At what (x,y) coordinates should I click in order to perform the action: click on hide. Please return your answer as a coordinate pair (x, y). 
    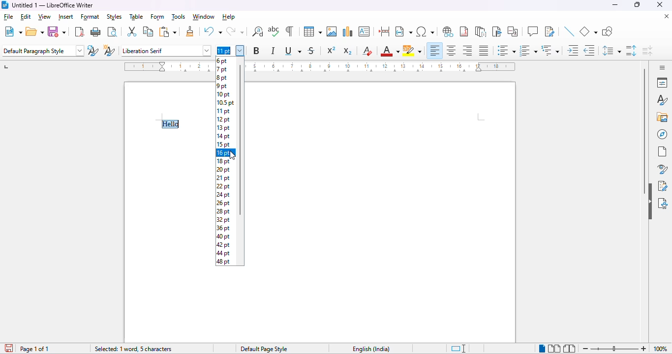
    Looking at the image, I should click on (650, 201).